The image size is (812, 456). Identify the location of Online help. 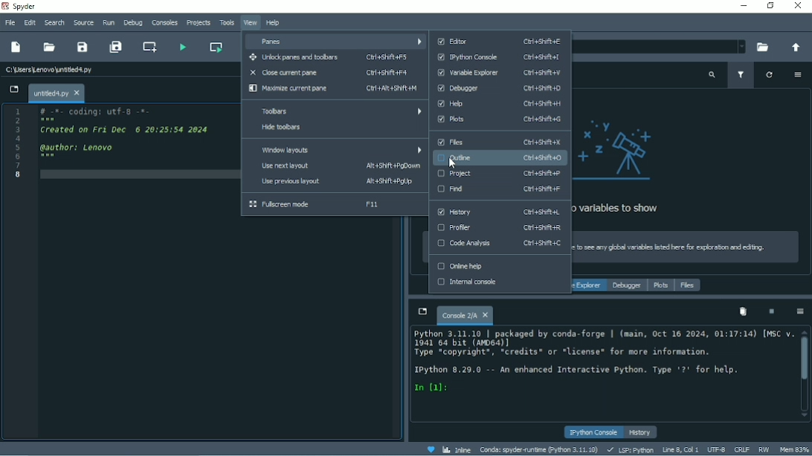
(499, 267).